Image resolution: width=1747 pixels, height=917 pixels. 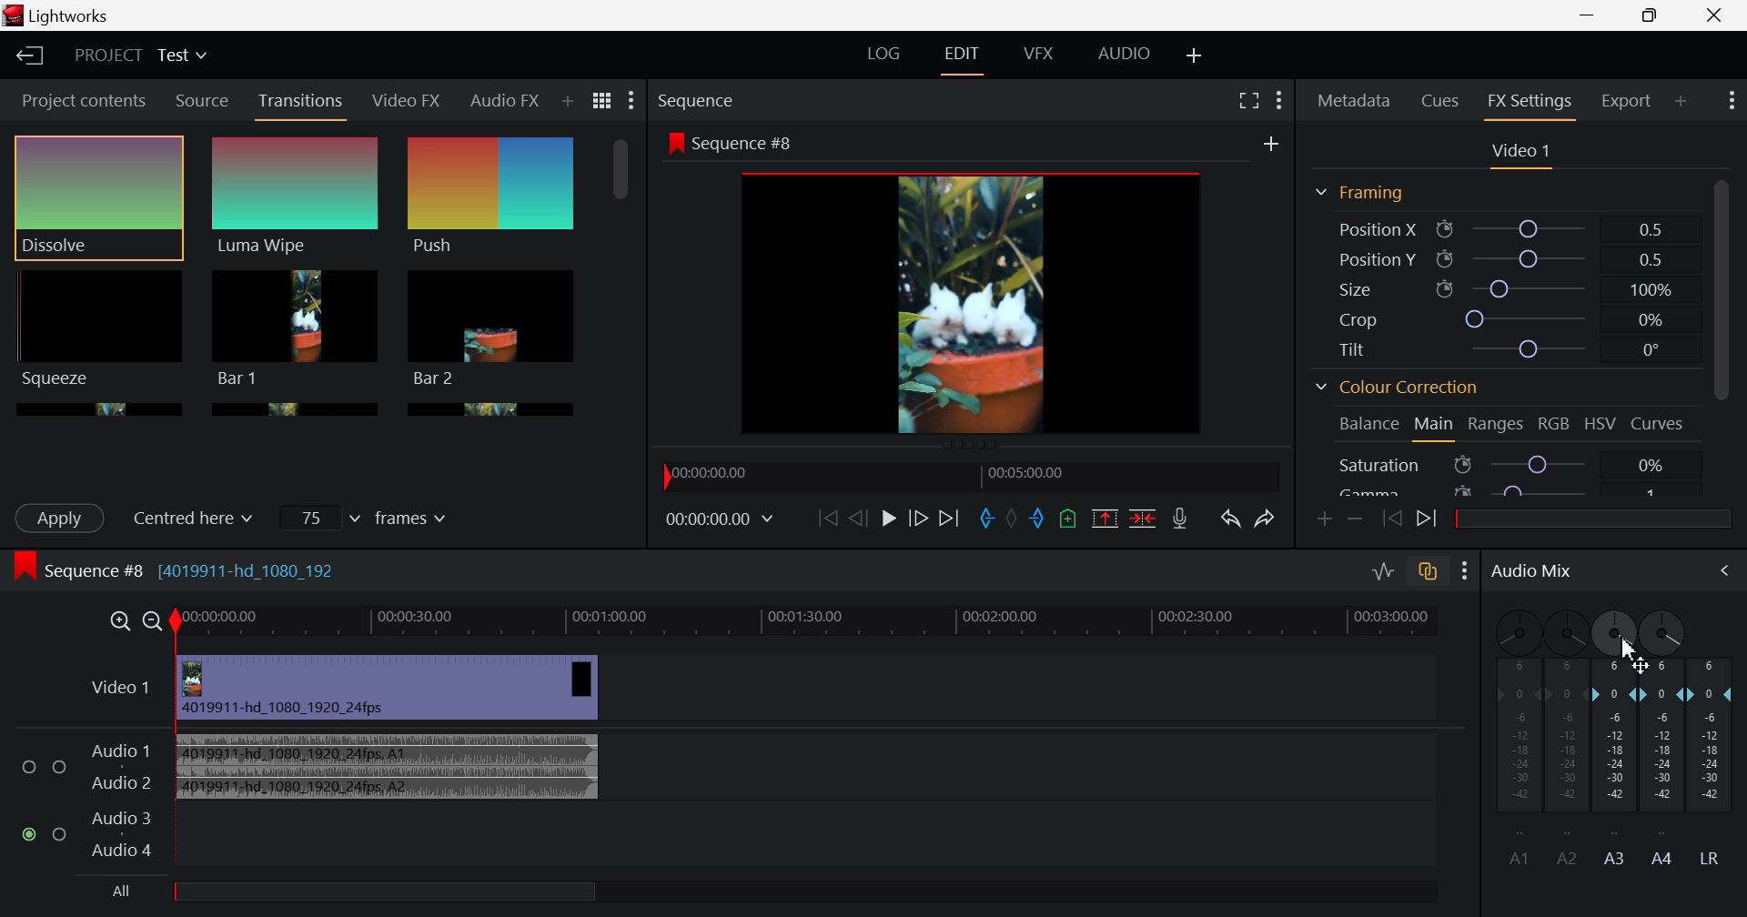 I want to click on Previous keyframe, so click(x=1389, y=516).